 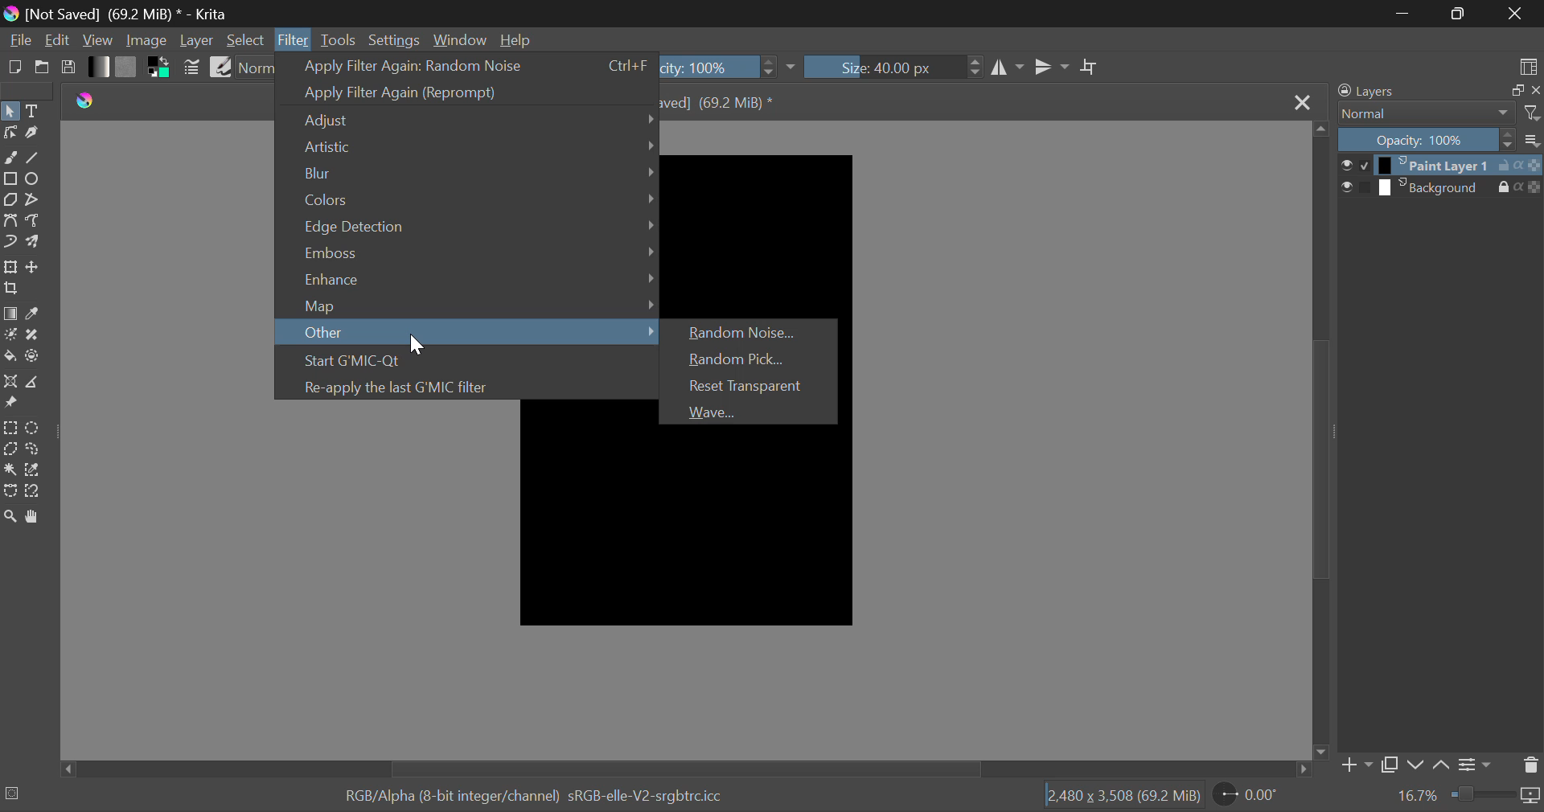 What do you see at coordinates (10, 491) in the screenshot?
I see `Bezier Curve` at bounding box center [10, 491].